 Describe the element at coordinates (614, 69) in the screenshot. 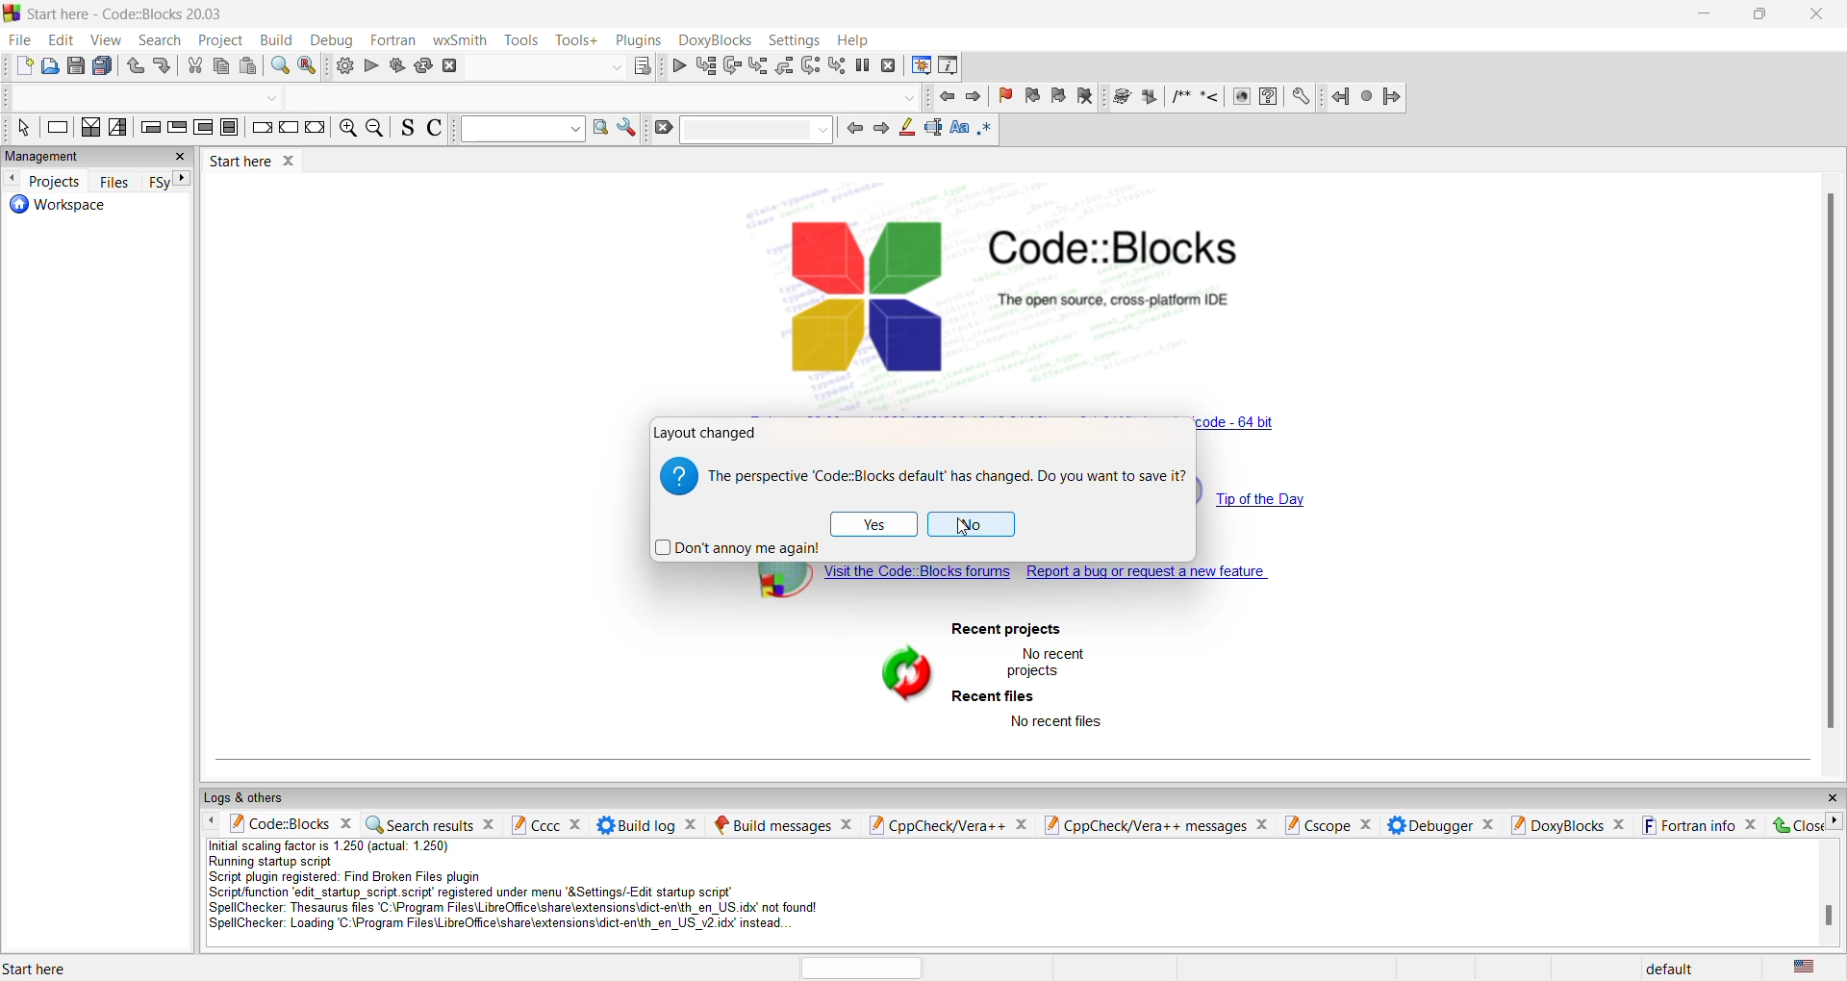

I see `dropdown` at that location.